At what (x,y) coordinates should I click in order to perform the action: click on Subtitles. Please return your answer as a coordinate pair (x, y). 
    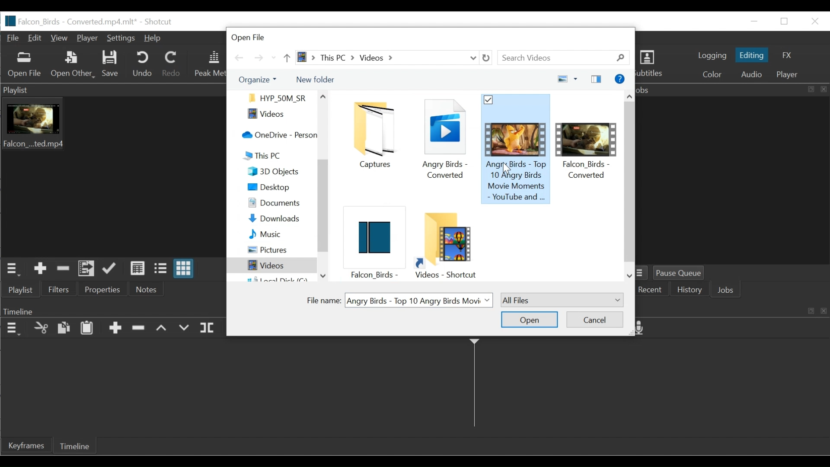
    Looking at the image, I should click on (653, 65).